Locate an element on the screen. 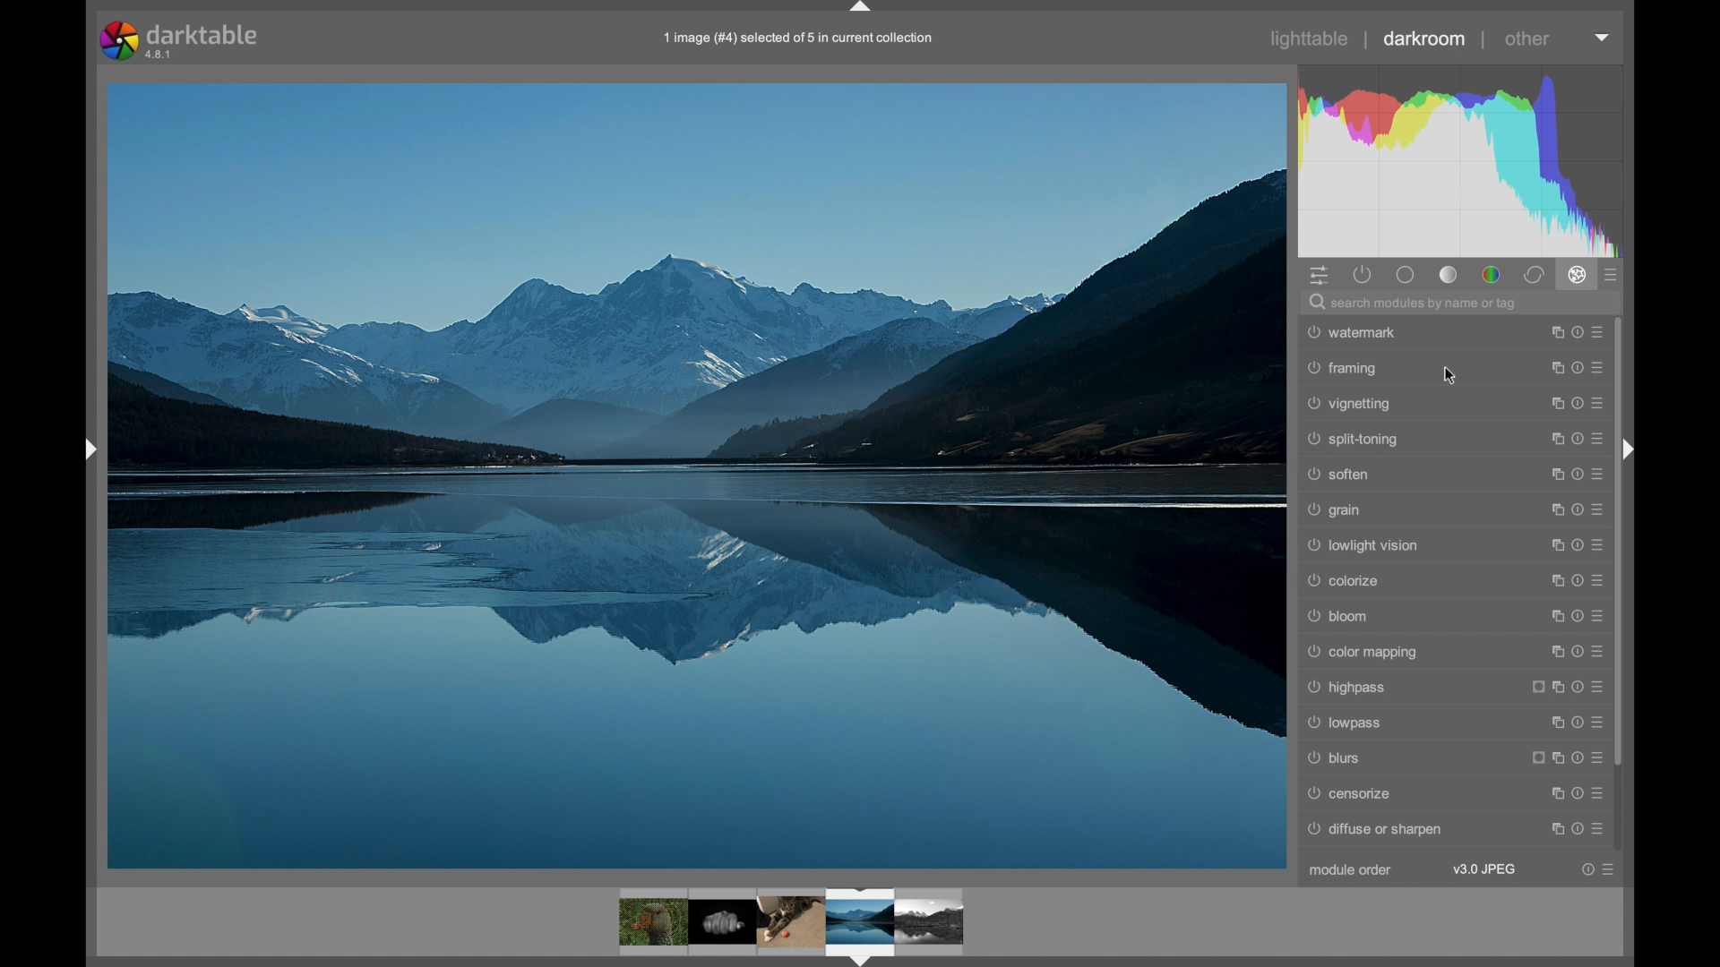 Image resolution: width=1720 pixels, height=967 pixels. photo preview is located at coordinates (794, 924).